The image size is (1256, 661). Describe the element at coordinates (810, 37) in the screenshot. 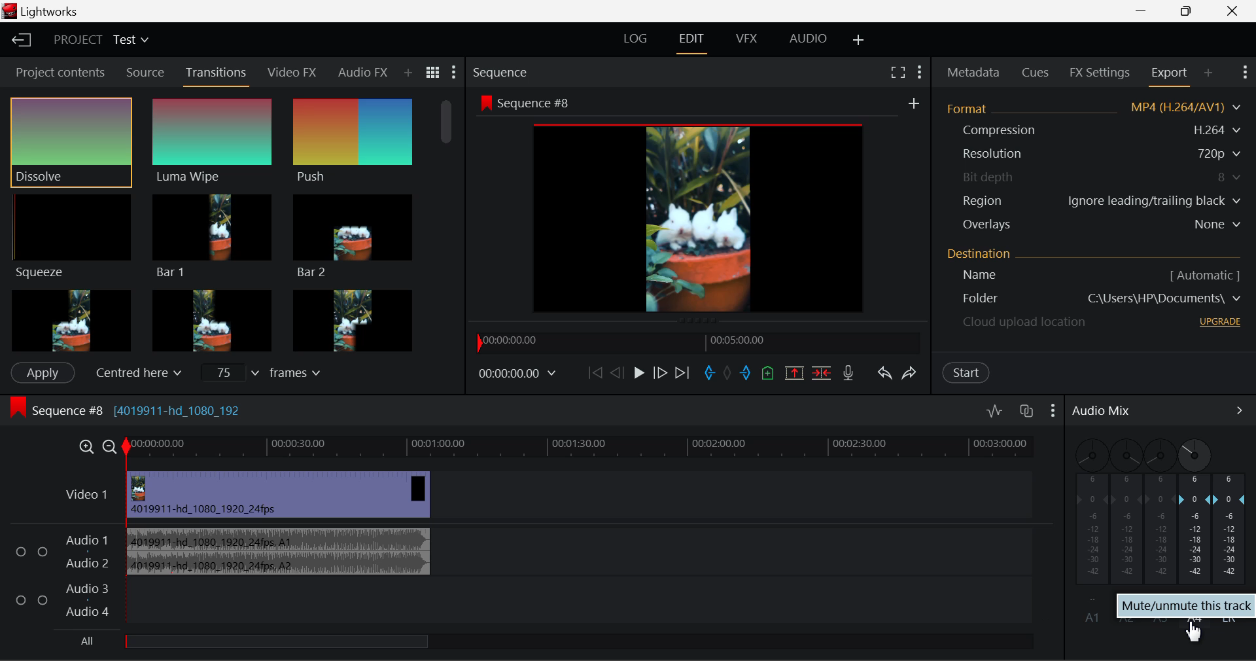

I see `AUDIO Layout` at that location.